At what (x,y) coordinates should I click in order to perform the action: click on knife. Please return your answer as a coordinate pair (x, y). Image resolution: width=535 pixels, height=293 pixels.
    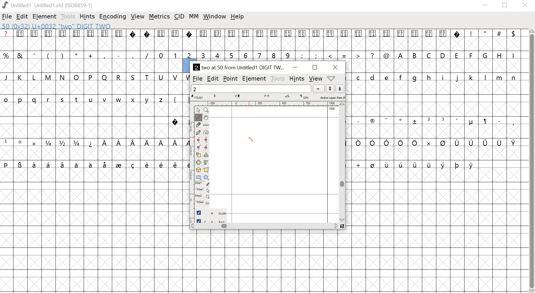
    Looking at the image, I should click on (199, 125).